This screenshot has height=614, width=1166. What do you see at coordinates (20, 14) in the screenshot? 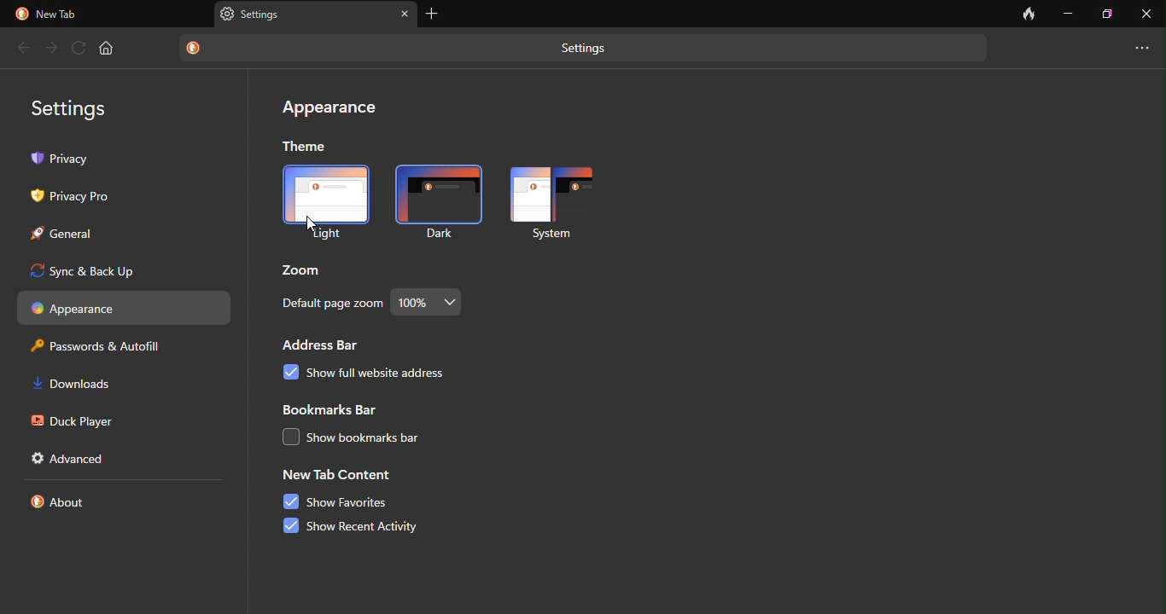
I see `duckduck go logo` at bounding box center [20, 14].